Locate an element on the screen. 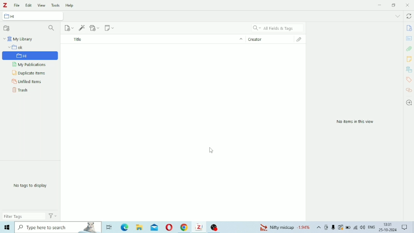  Tags is located at coordinates (409, 80).